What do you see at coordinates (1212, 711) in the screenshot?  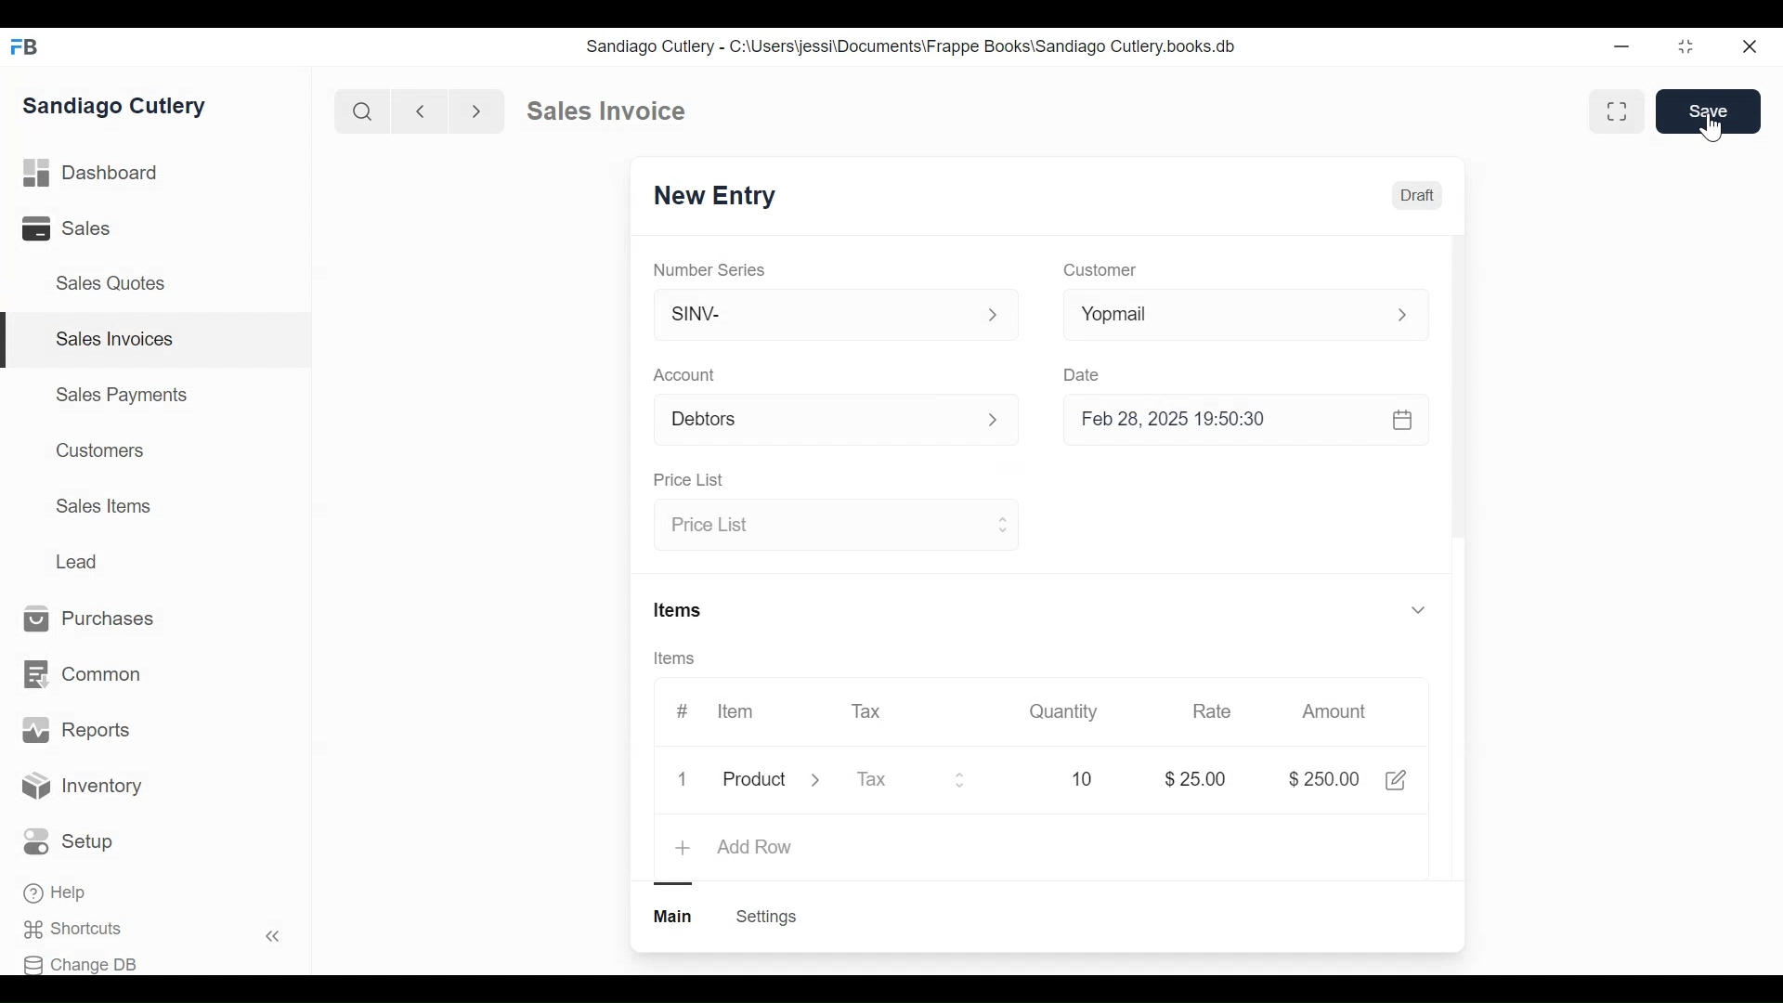 I see `Rate` at bounding box center [1212, 711].